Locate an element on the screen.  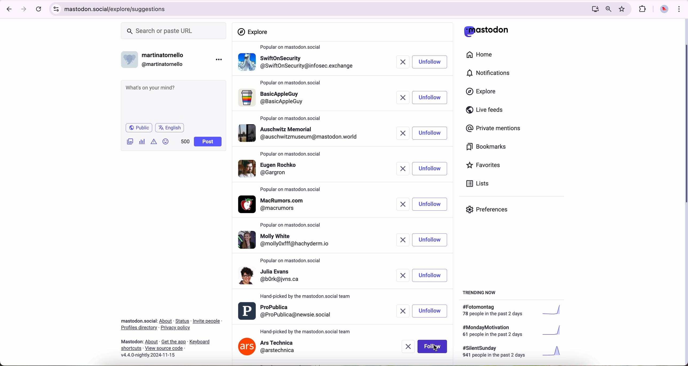
username is located at coordinates (155, 58).